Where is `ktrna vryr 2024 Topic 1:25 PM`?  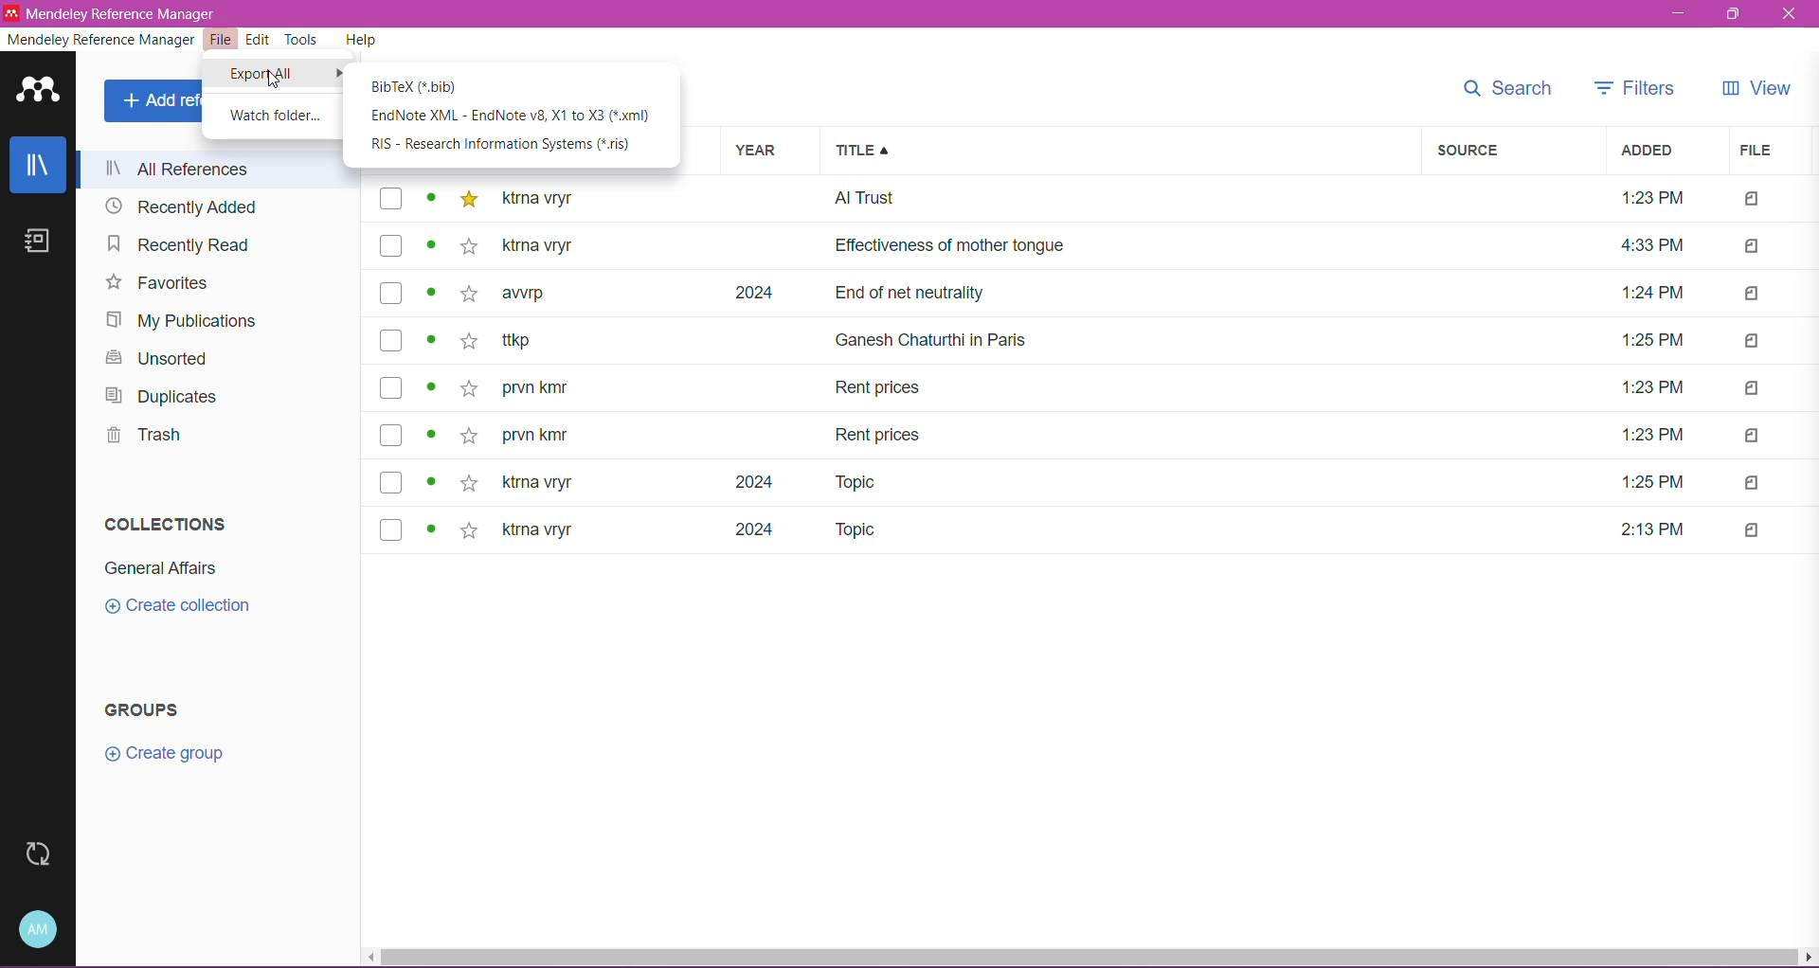 ktrna vryr 2024 Topic 1:25 PM is located at coordinates (1094, 482).